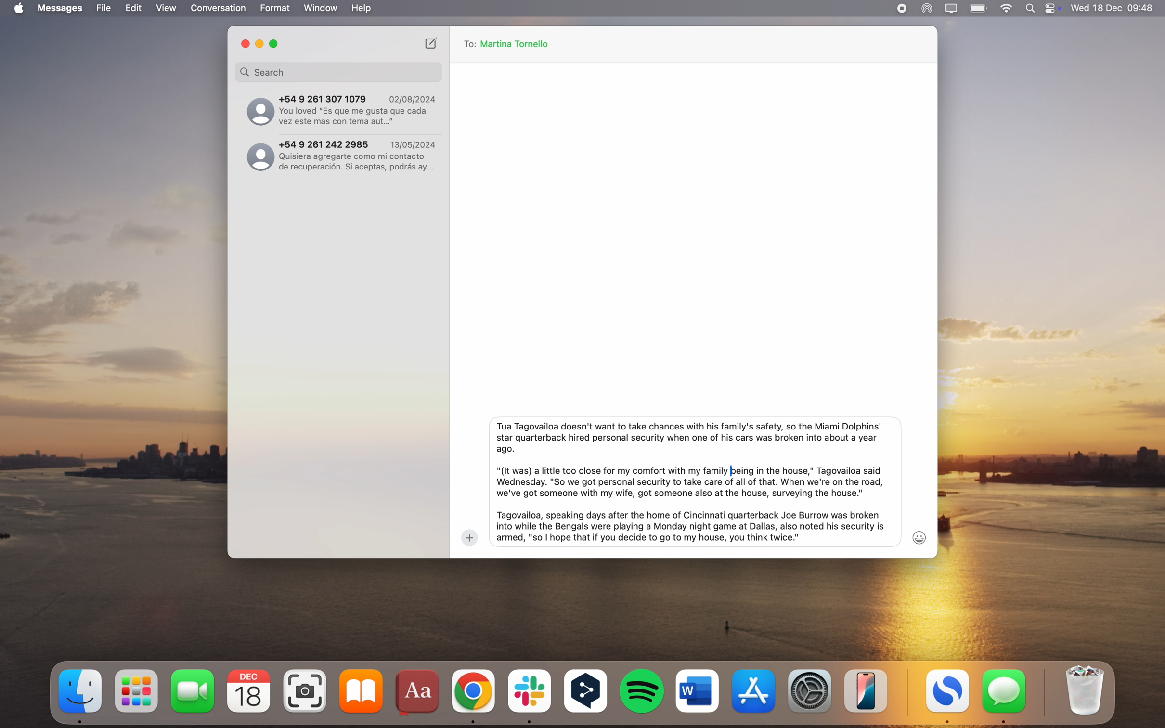 The height and width of the screenshot is (728, 1165). I want to click on martina tornello, so click(519, 43).